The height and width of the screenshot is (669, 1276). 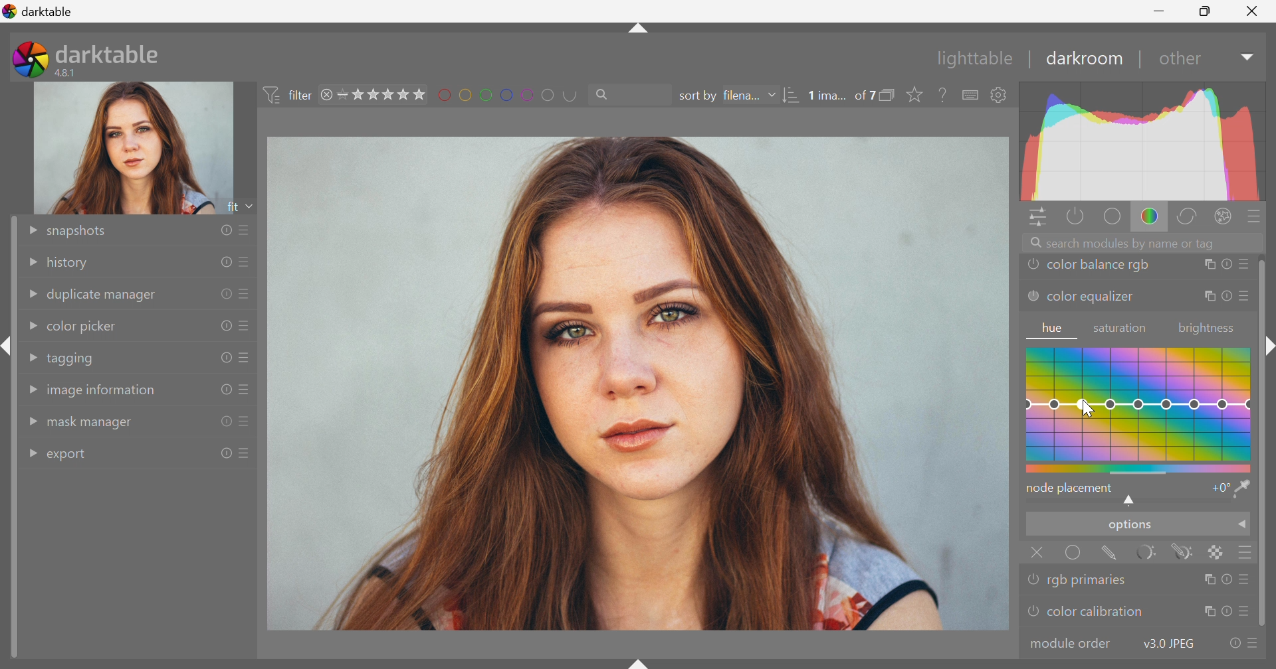 I want to click on drawn & parametric mask, so click(x=1186, y=553).